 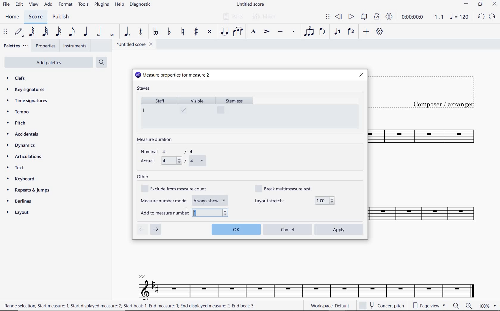 What do you see at coordinates (28, 191) in the screenshot?
I see `REPEATS & JUMPS` at bounding box center [28, 191].